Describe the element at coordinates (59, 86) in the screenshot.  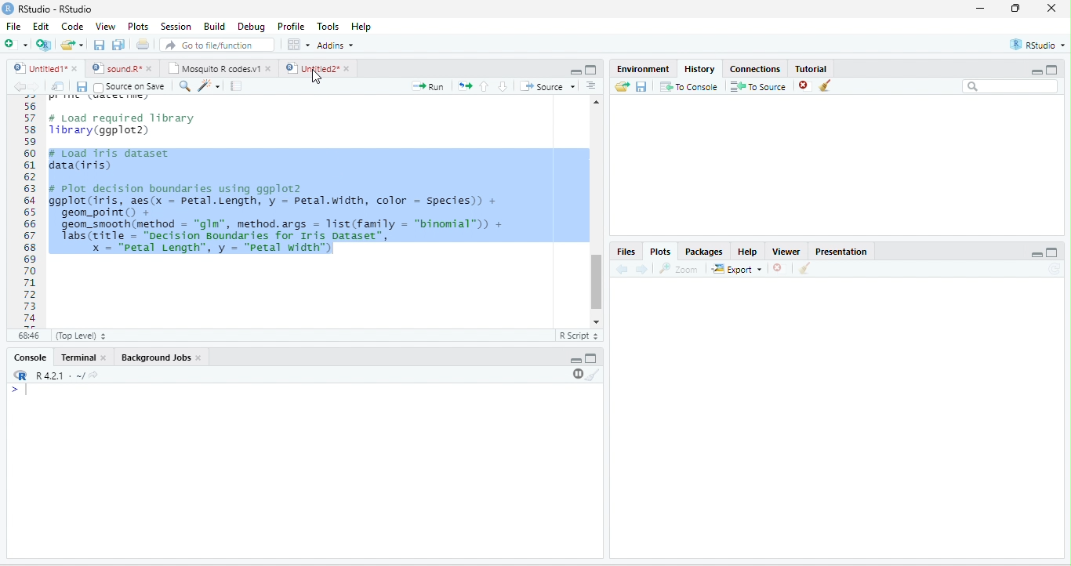
I see `show in new window` at that location.